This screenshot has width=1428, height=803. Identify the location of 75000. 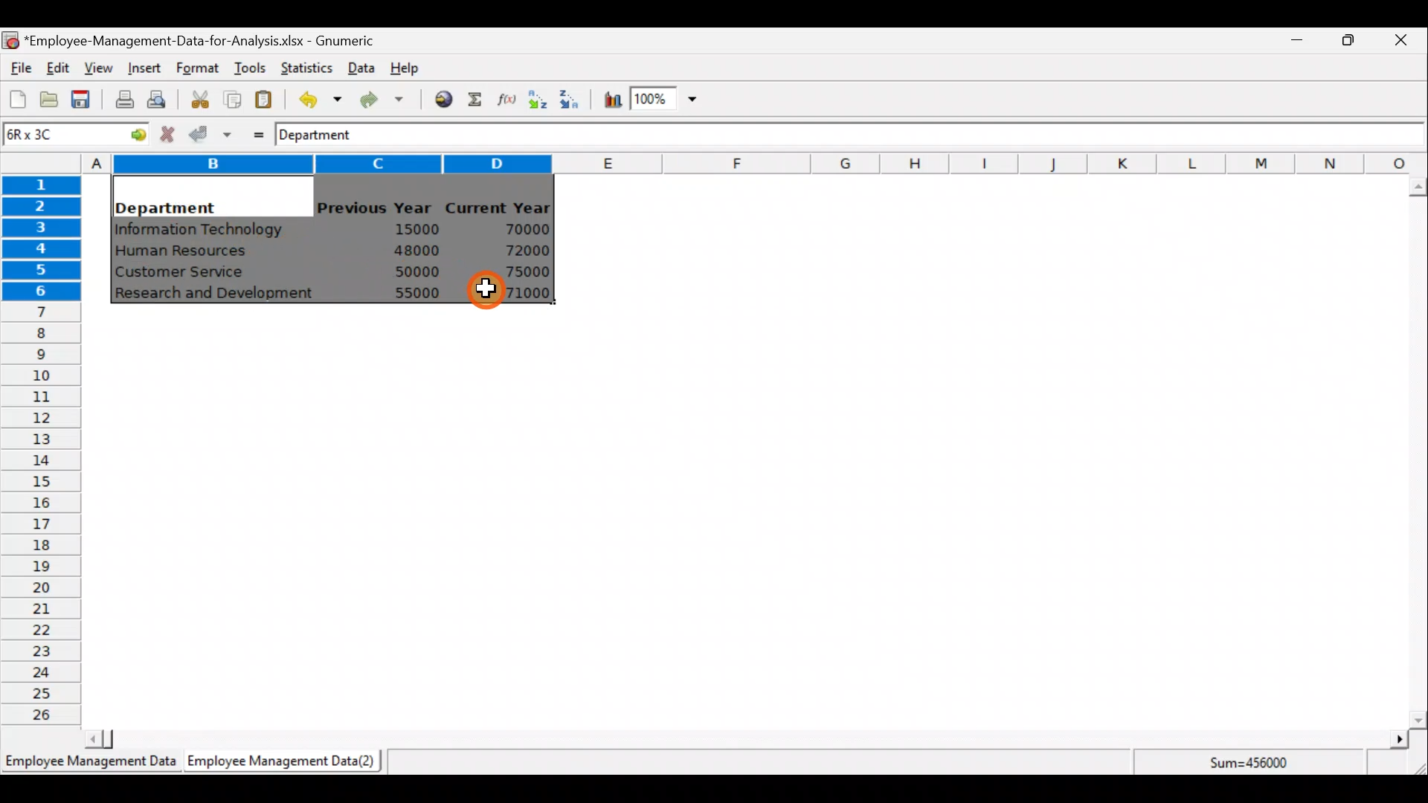
(518, 272).